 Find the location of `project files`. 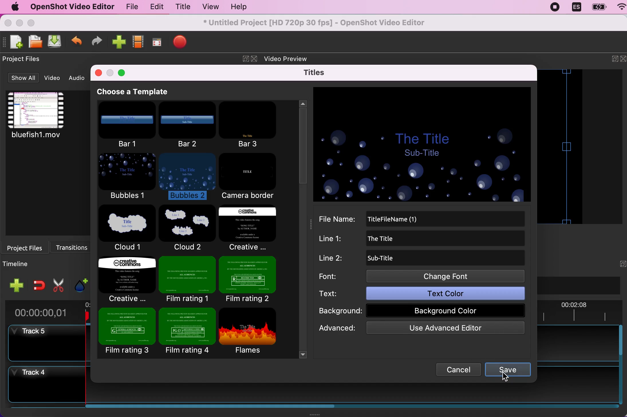

project files is located at coordinates (27, 247).